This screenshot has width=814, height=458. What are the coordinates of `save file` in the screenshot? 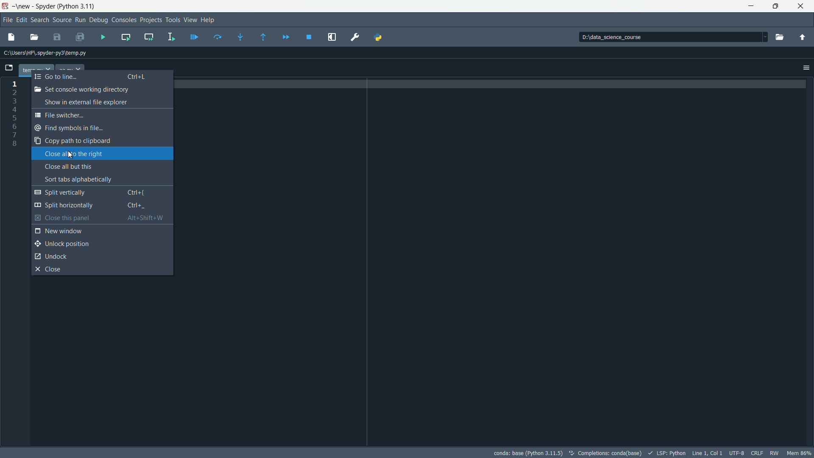 It's located at (57, 37).